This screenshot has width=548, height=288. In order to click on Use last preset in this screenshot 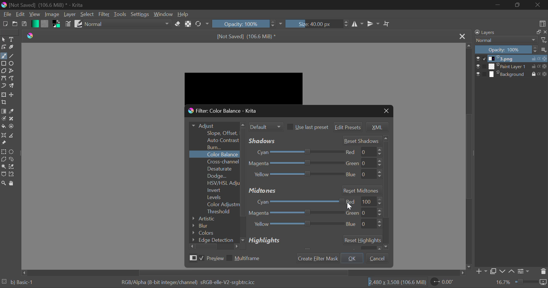, I will do `click(307, 127)`.